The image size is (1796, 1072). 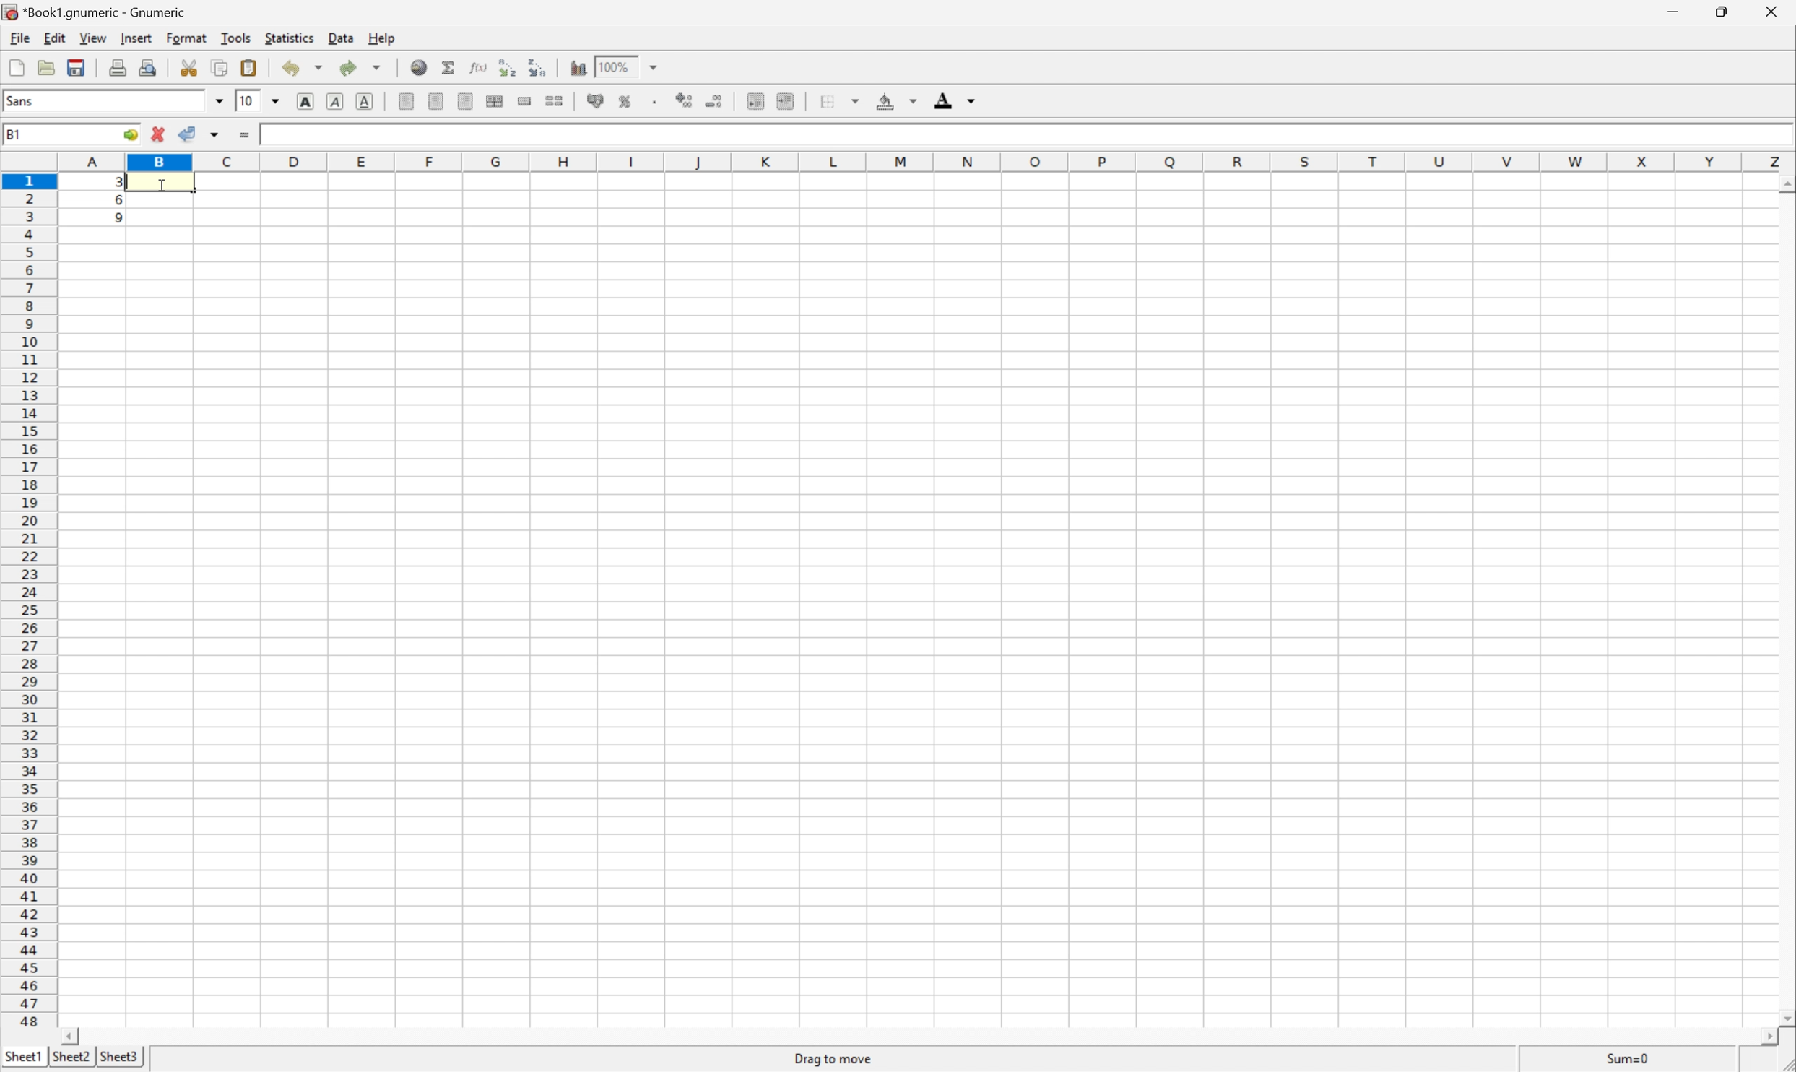 What do you see at coordinates (247, 68) in the screenshot?
I see `Paste a clipboard` at bounding box center [247, 68].